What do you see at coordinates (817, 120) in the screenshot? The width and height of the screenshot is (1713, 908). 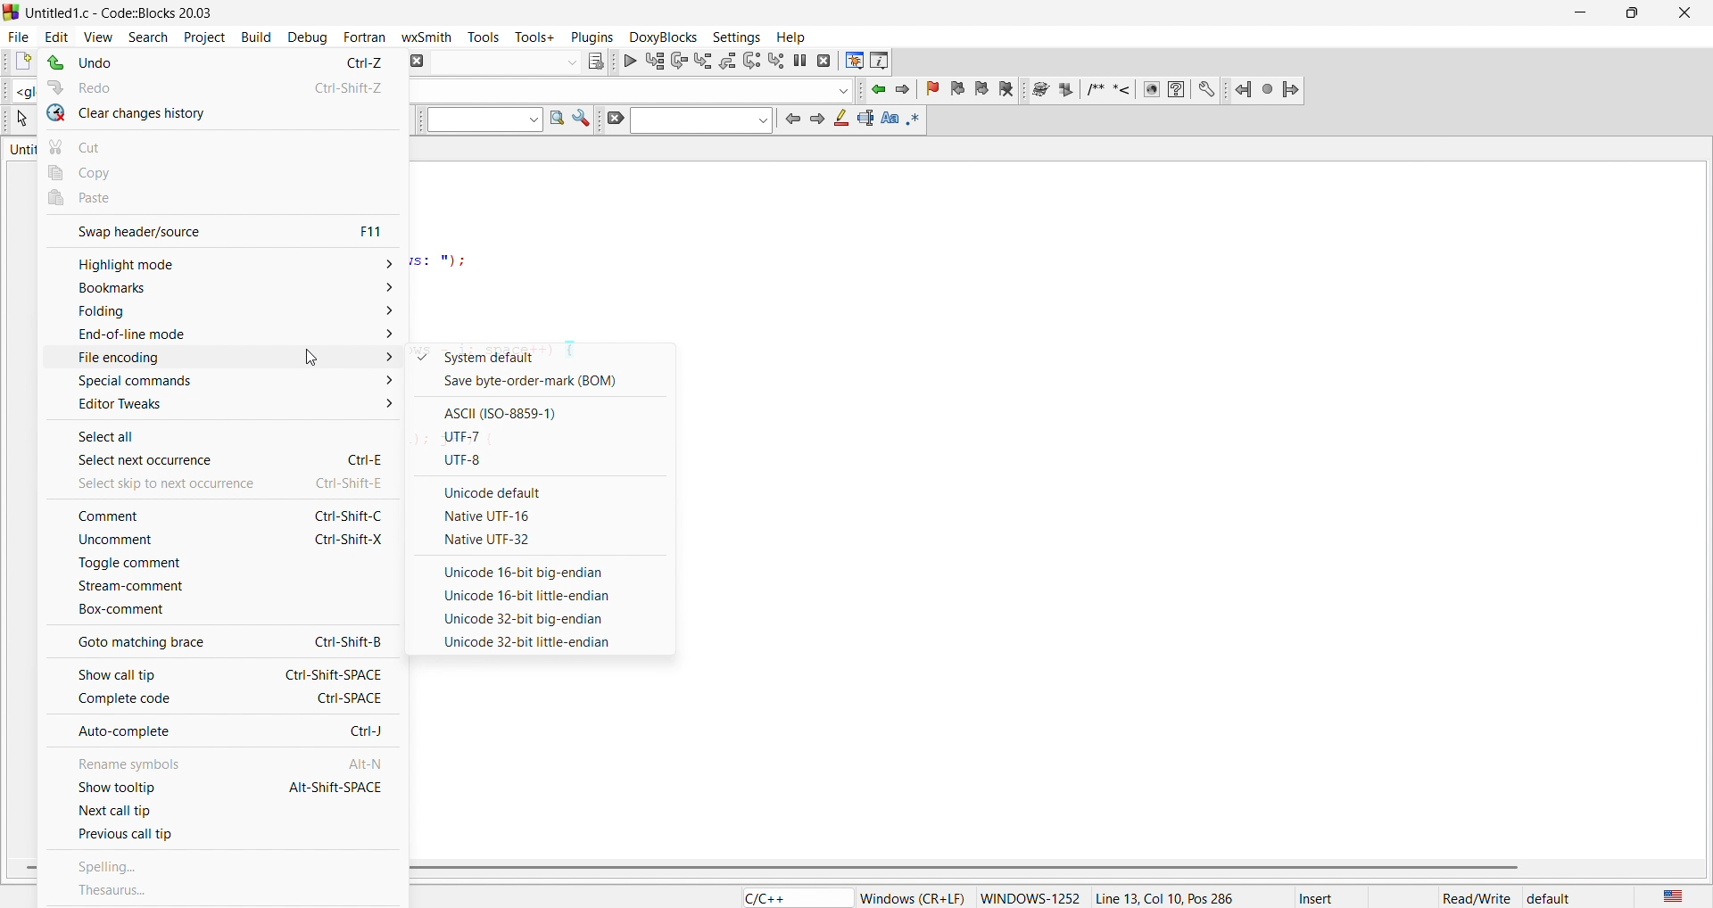 I see `next` at bounding box center [817, 120].